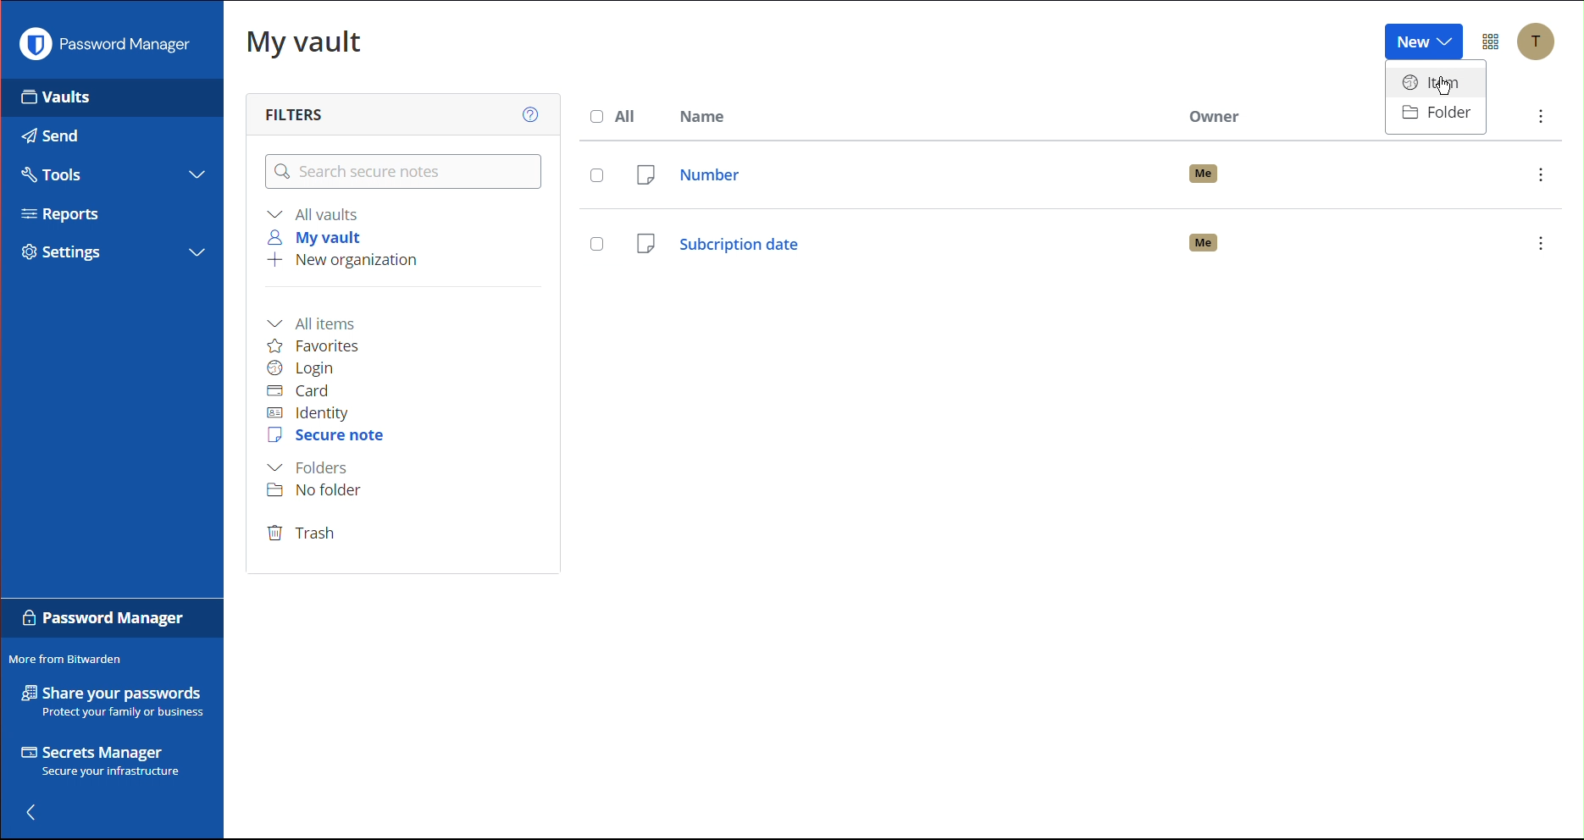  I want to click on All vaults, so click(316, 213).